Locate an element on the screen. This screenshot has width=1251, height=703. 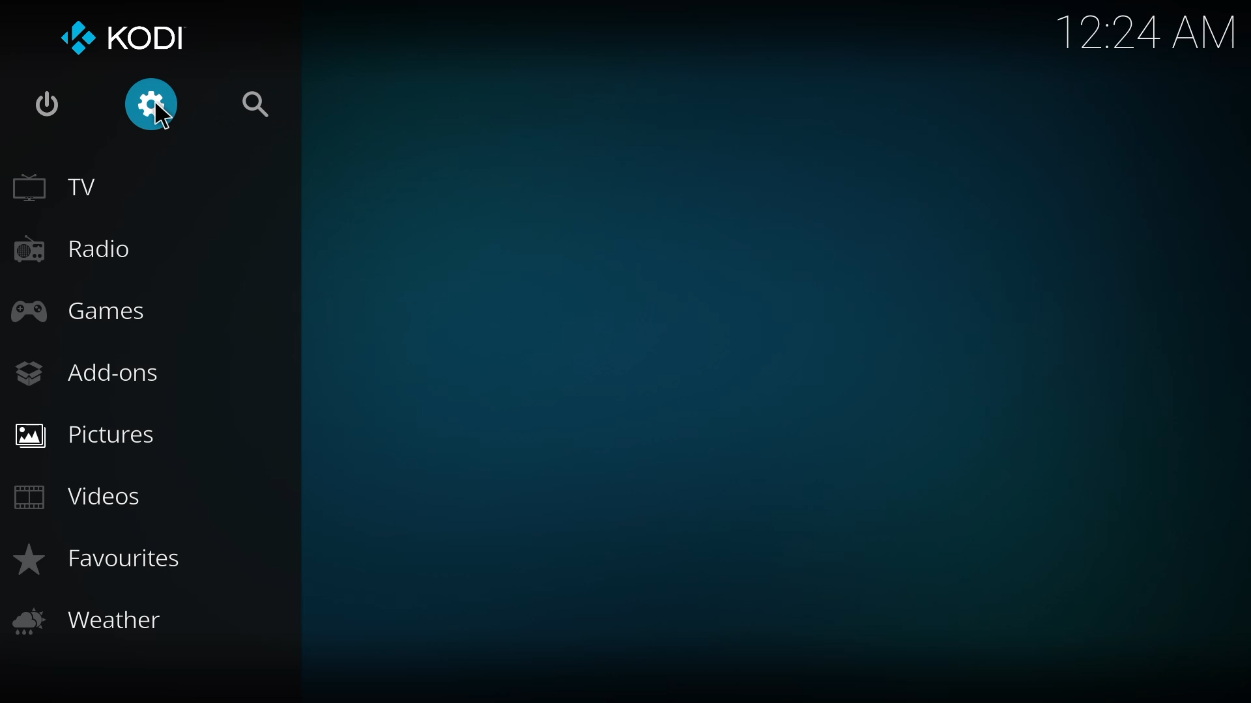
Cursor is located at coordinates (164, 116).